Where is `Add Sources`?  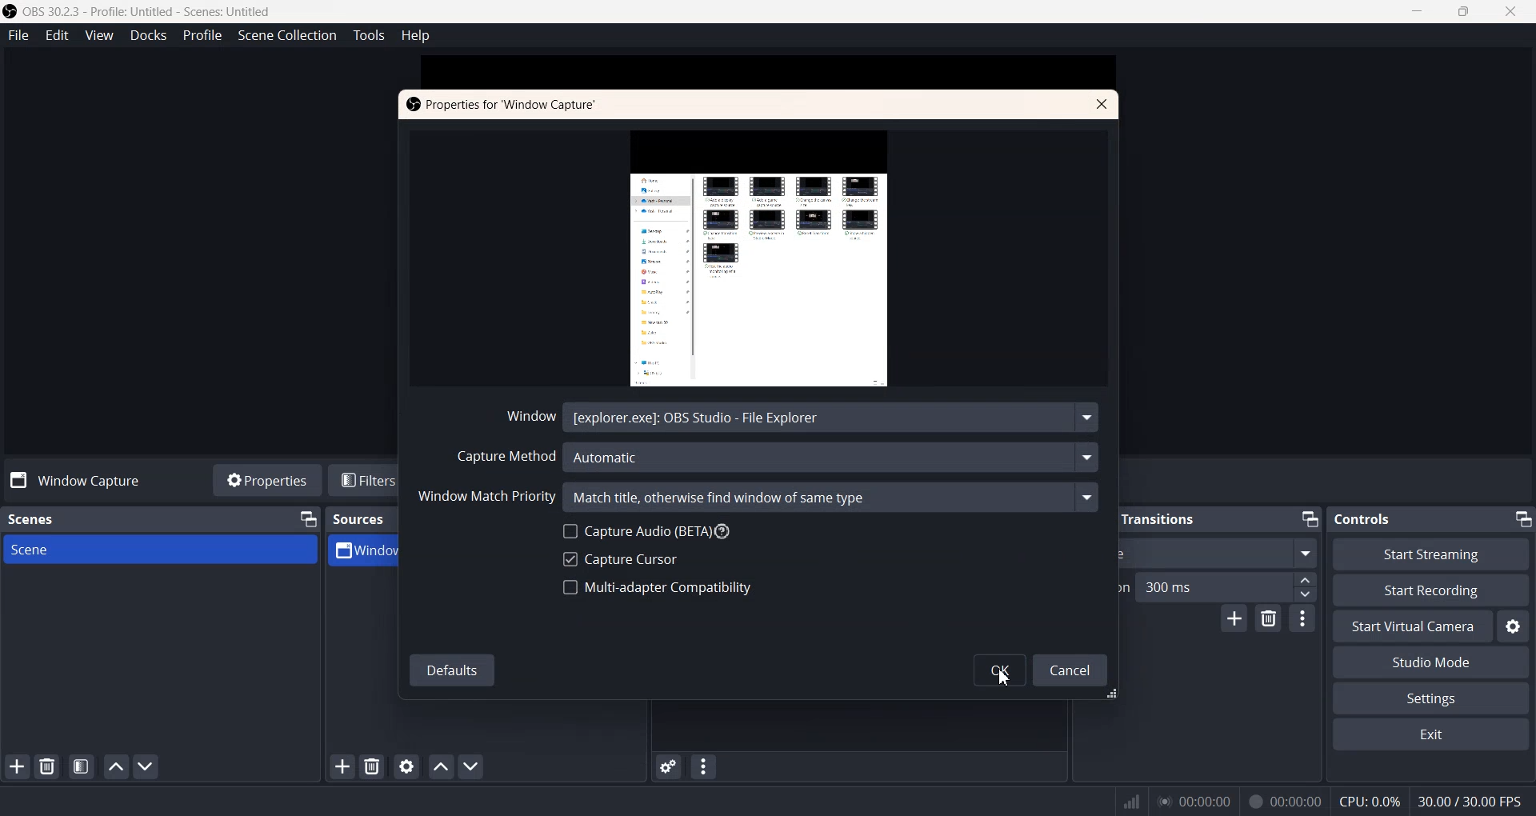 Add Sources is located at coordinates (343, 766).